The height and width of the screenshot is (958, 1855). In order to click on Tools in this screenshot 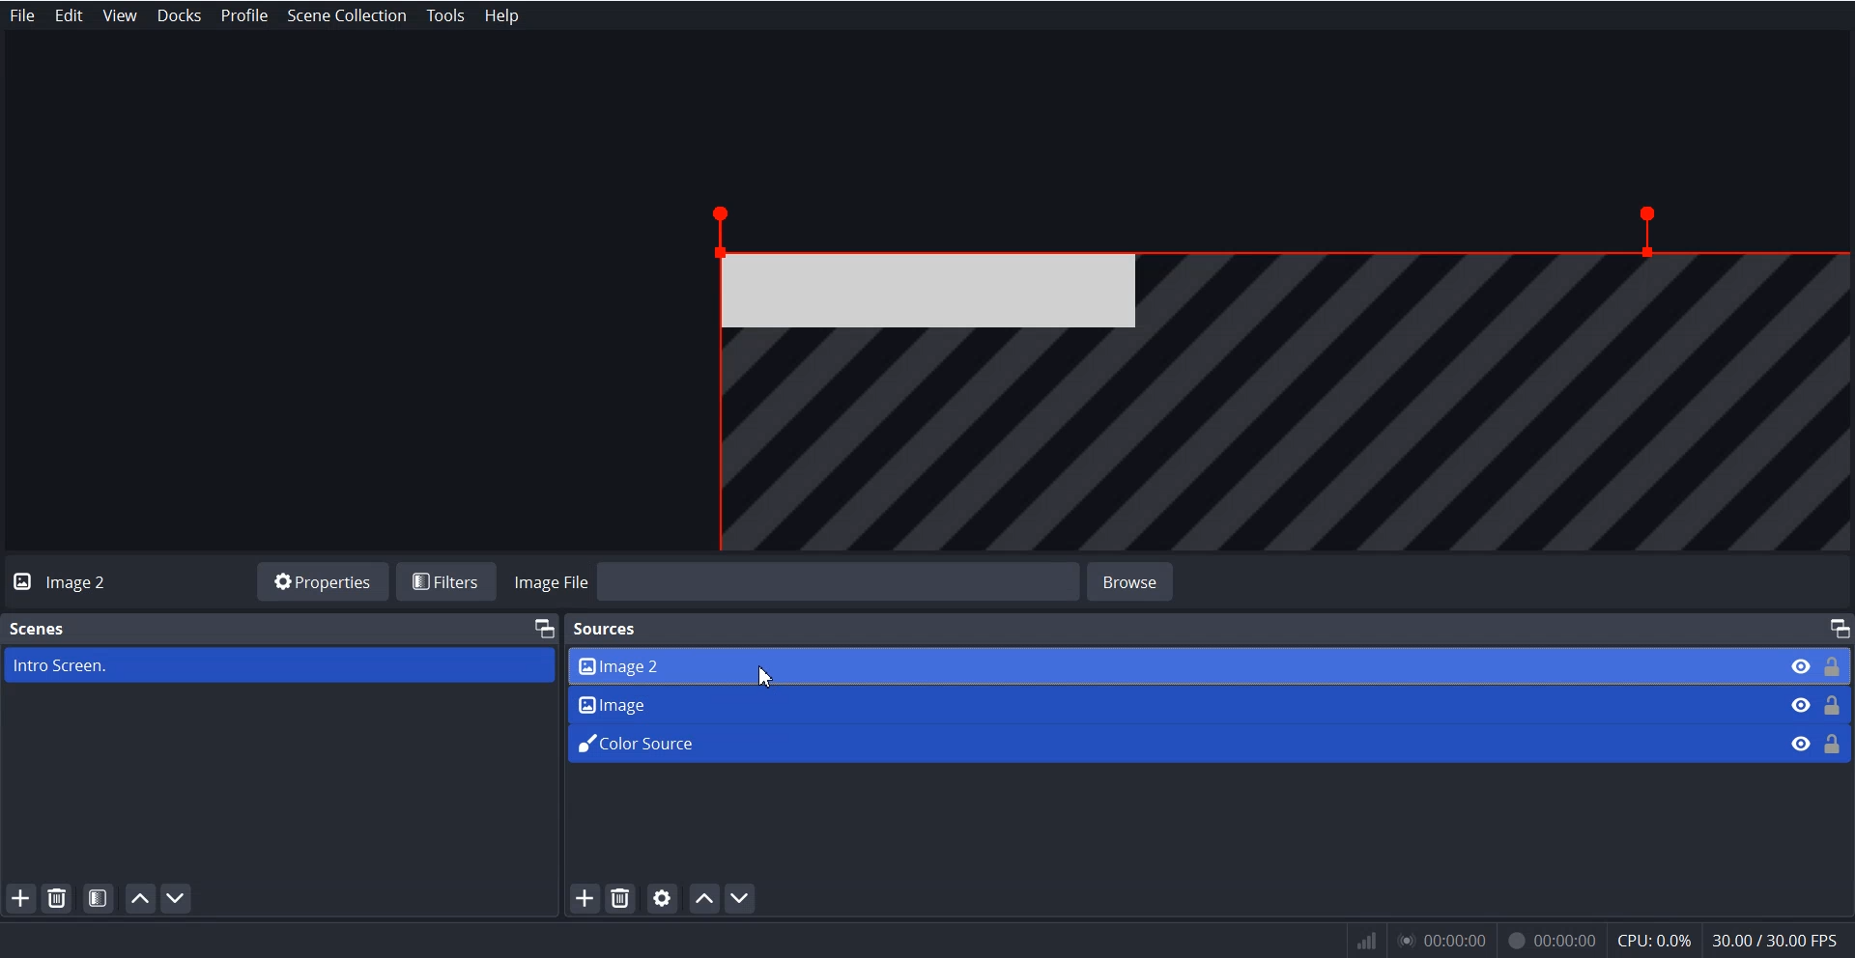, I will do `click(446, 15)`.